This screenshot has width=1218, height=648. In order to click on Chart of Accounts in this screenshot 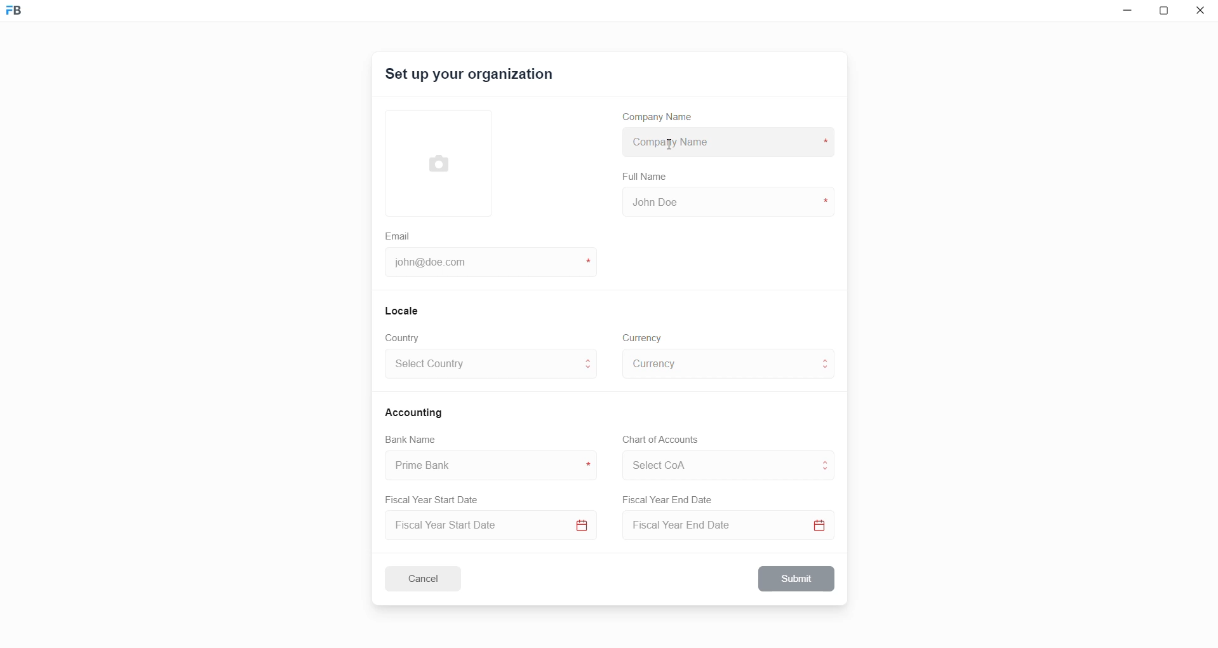, I will do `click(657, 440)`.